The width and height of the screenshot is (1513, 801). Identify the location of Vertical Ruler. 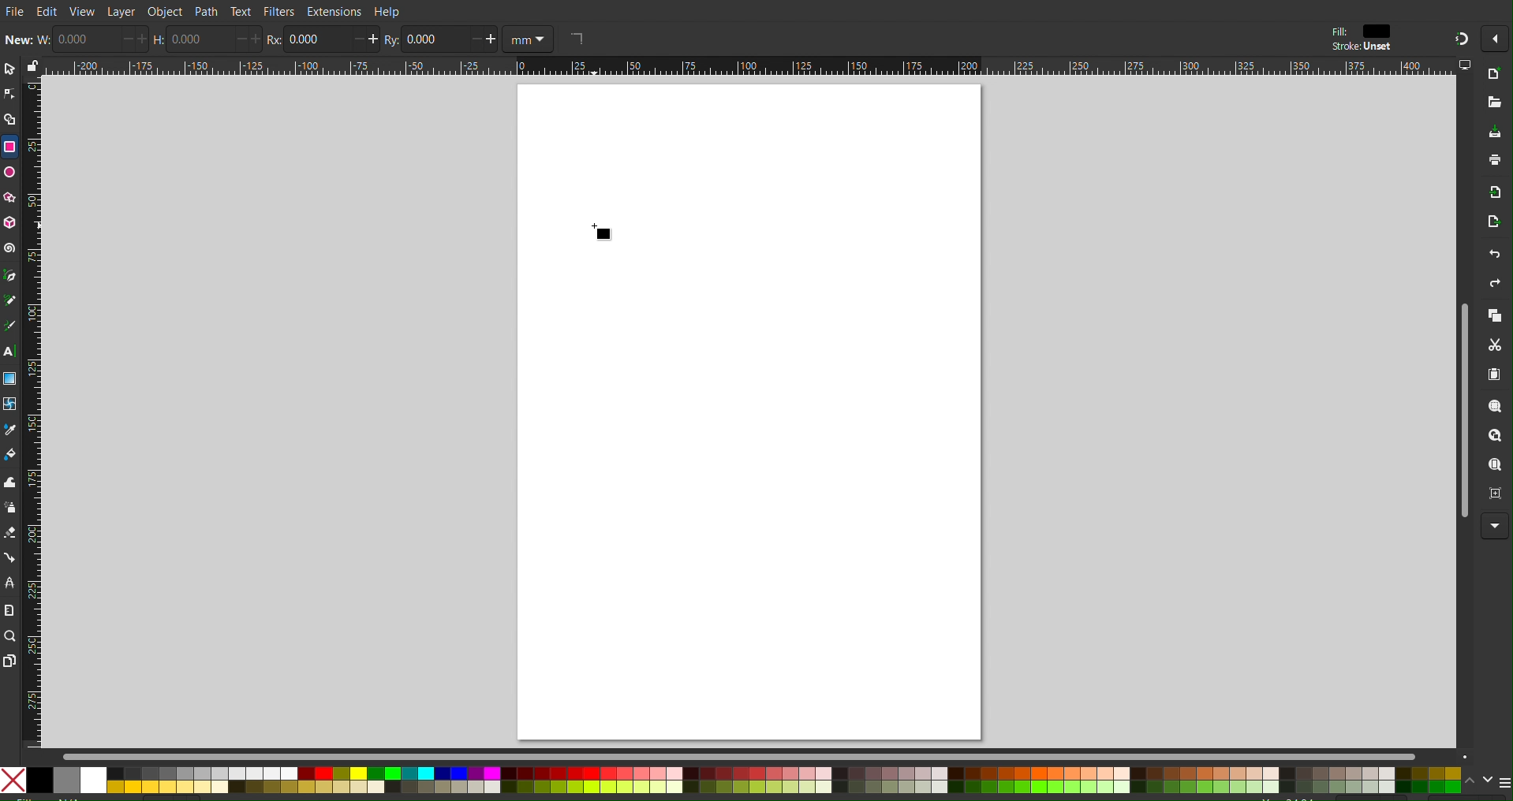
(32, 412).